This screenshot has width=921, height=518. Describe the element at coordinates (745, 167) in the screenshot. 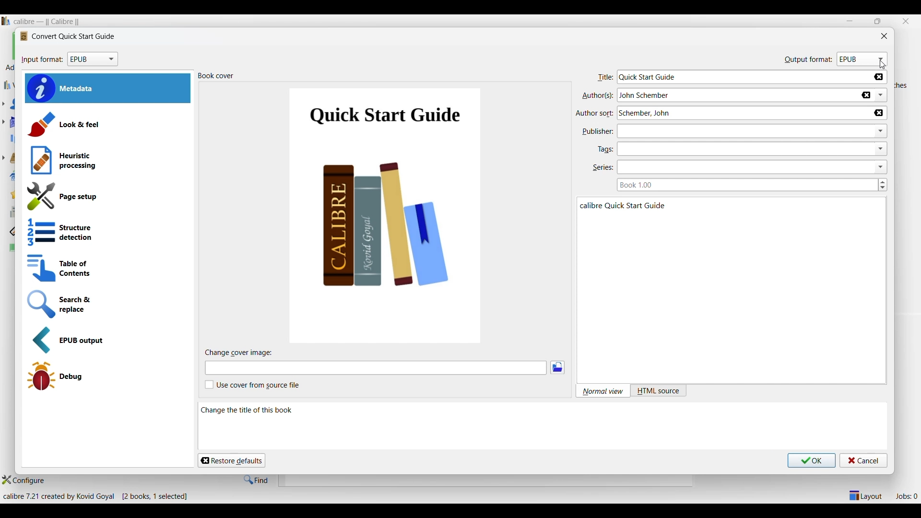

I see `Type in series` at that location.